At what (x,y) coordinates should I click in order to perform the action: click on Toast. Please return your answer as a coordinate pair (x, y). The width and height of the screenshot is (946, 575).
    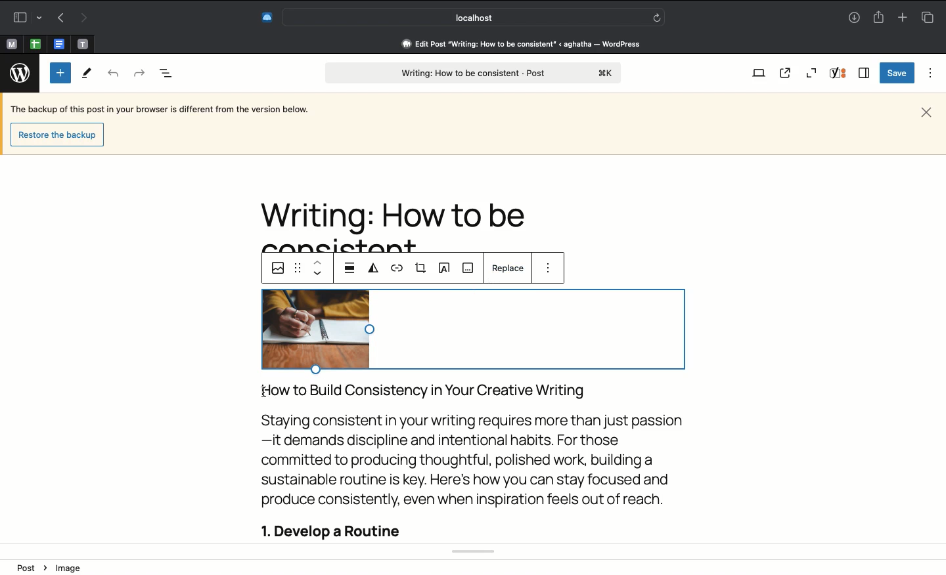
    Looking at the image, I should click on (477, 553).